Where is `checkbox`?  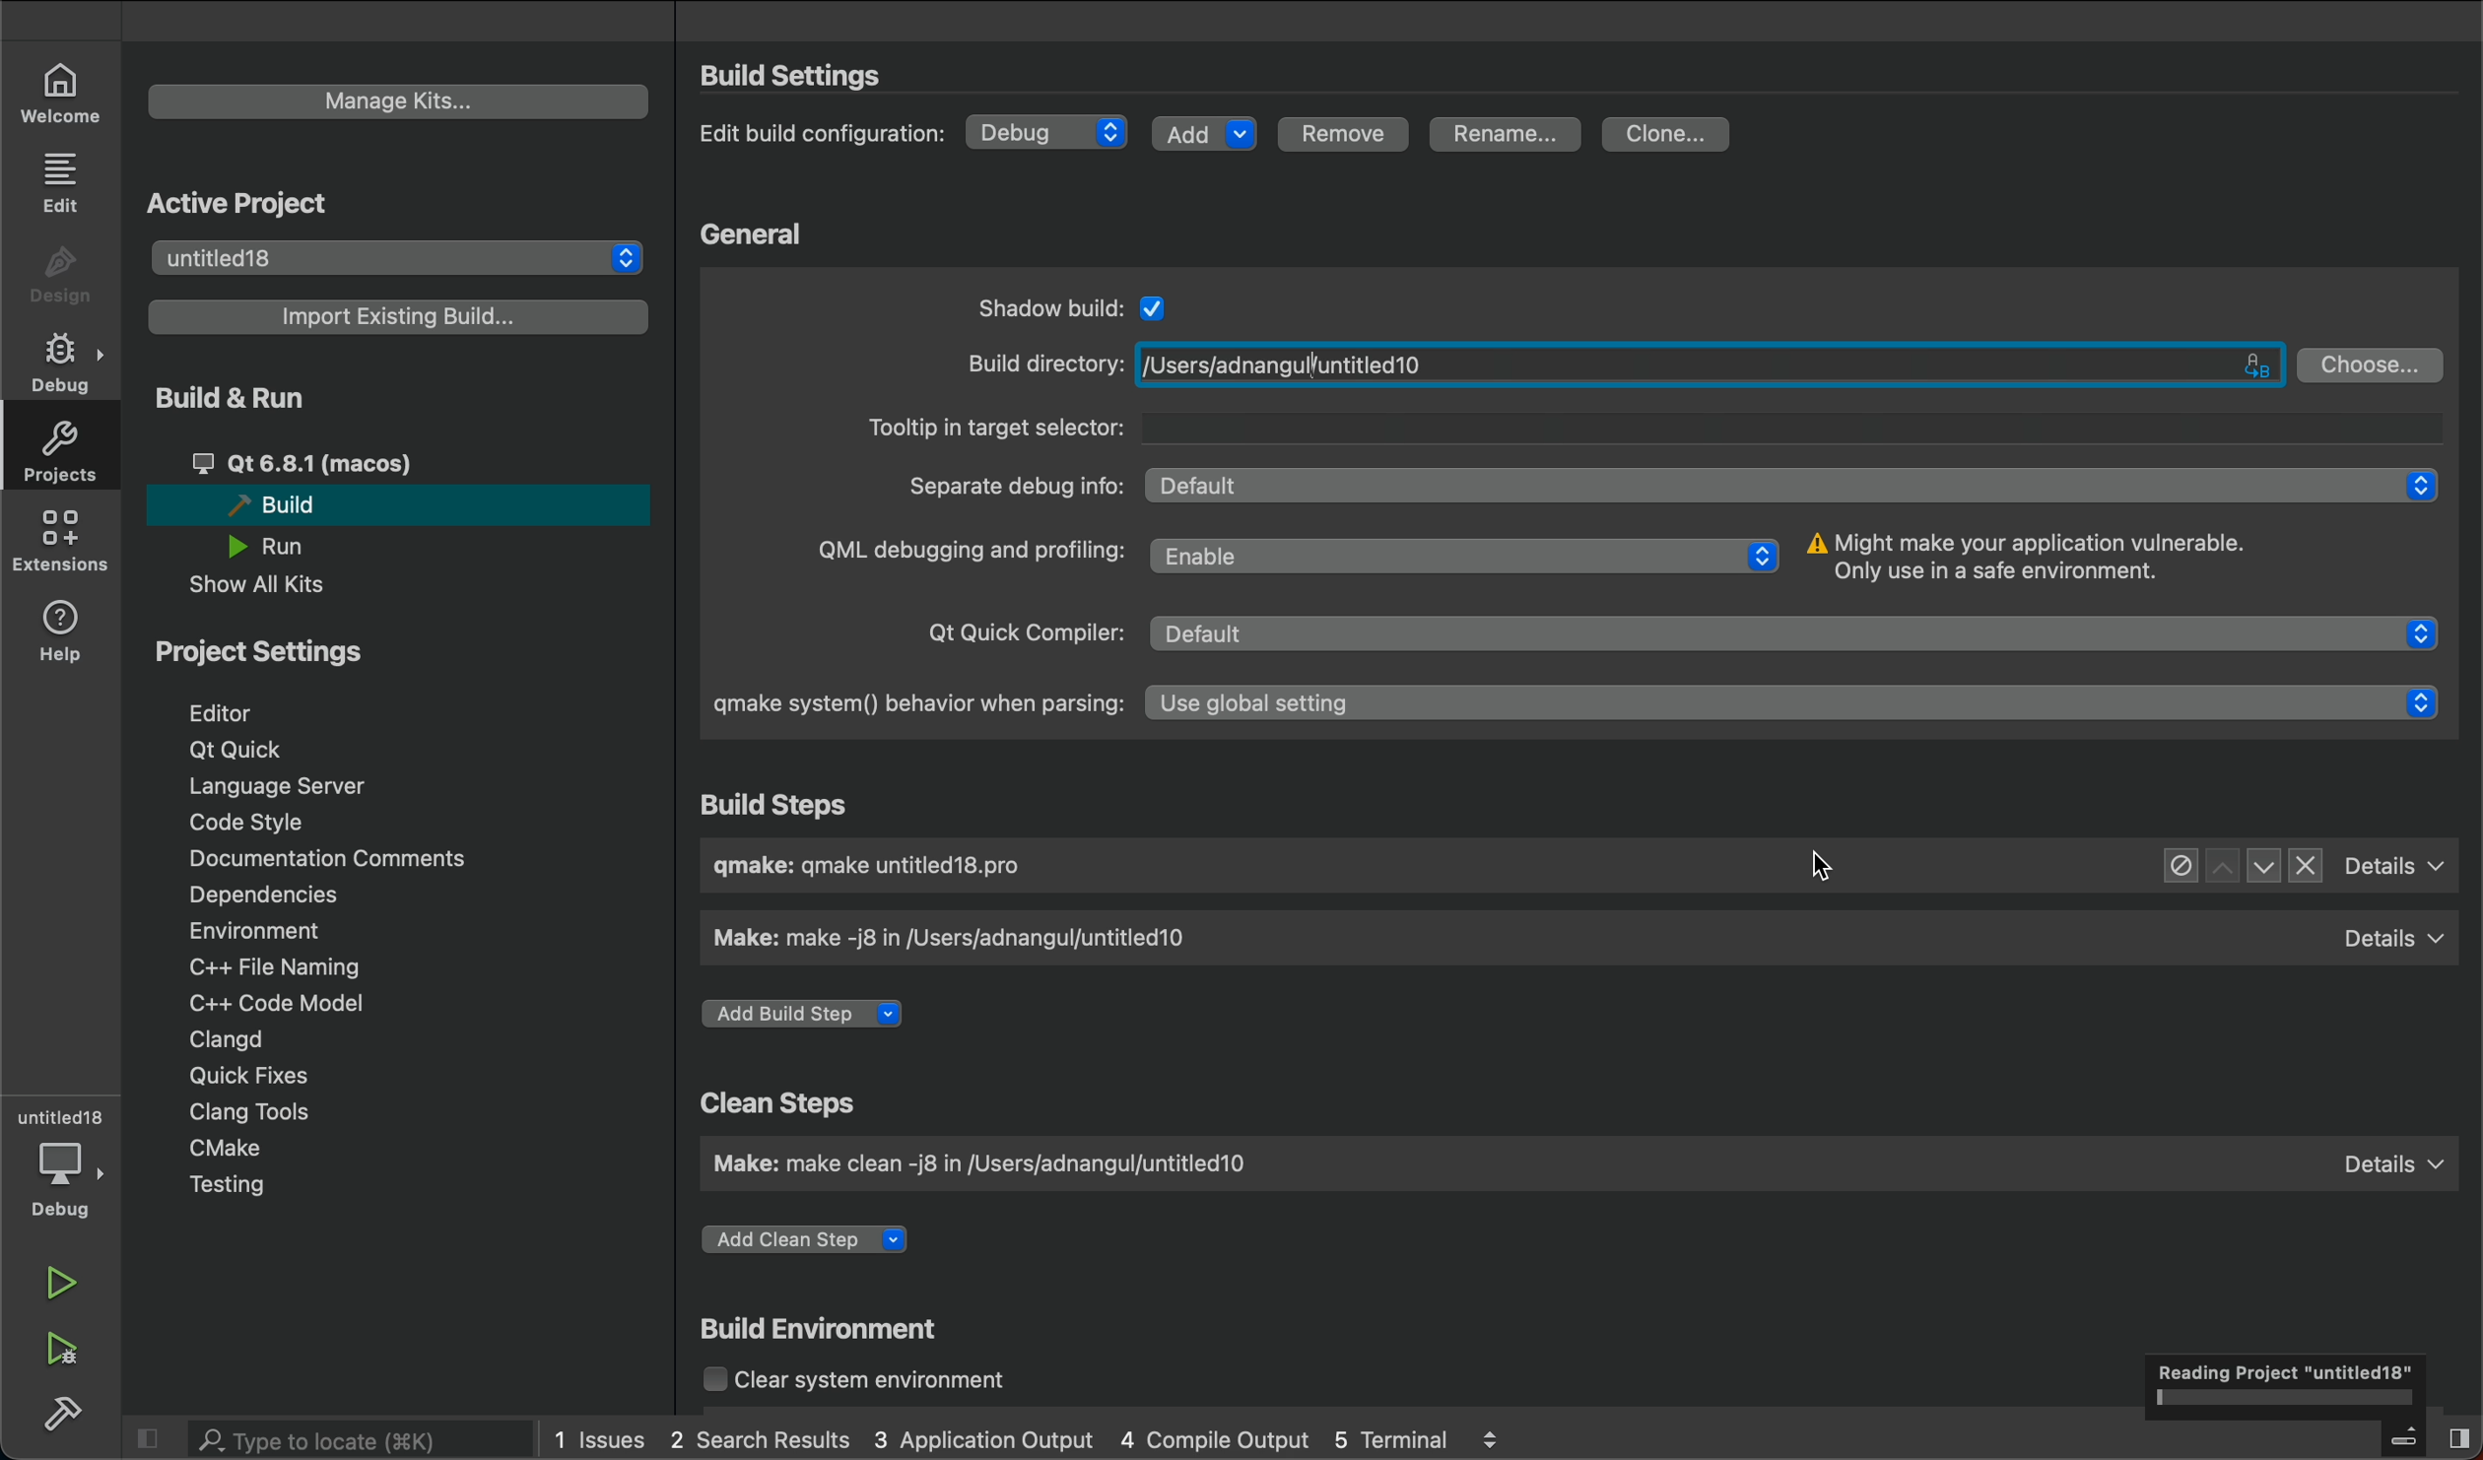
checkbox is located at coordinates (1156, 304).